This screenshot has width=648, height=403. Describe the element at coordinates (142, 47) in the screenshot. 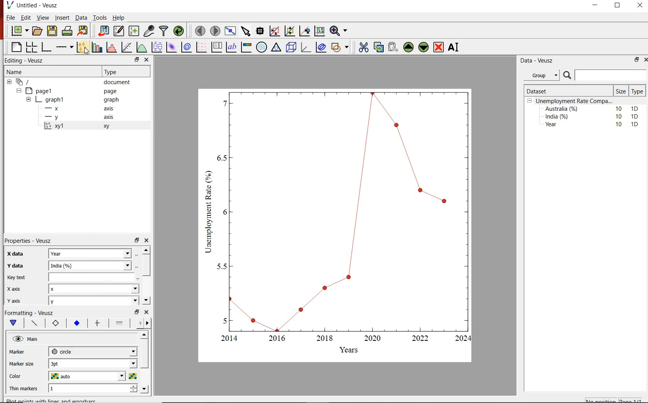

I see `plot a function` at that location.